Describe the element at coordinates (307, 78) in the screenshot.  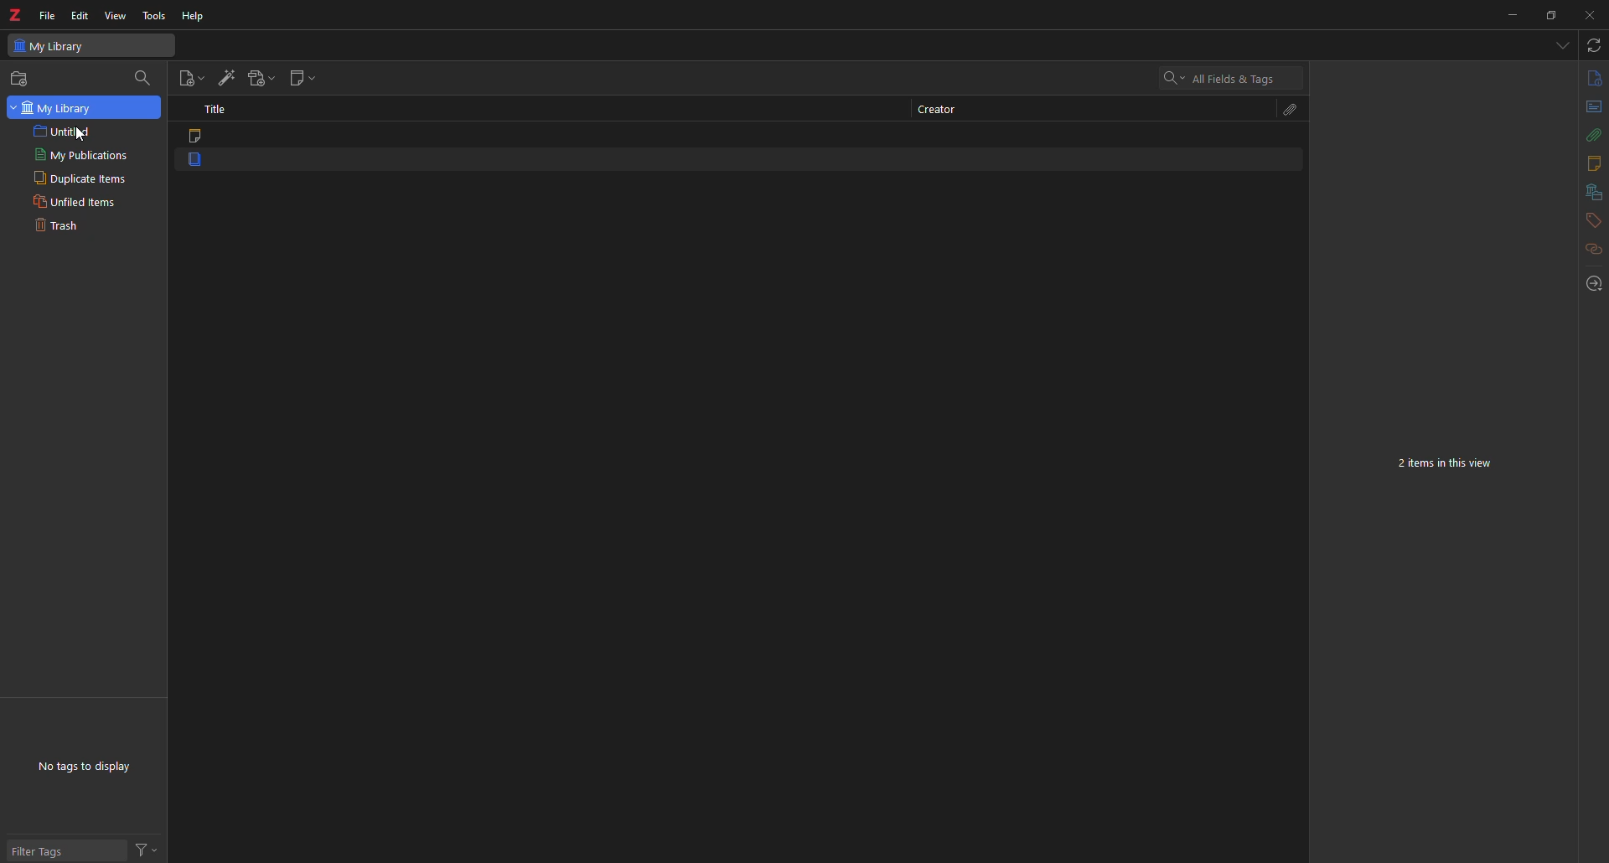
I see `new note` at that location.